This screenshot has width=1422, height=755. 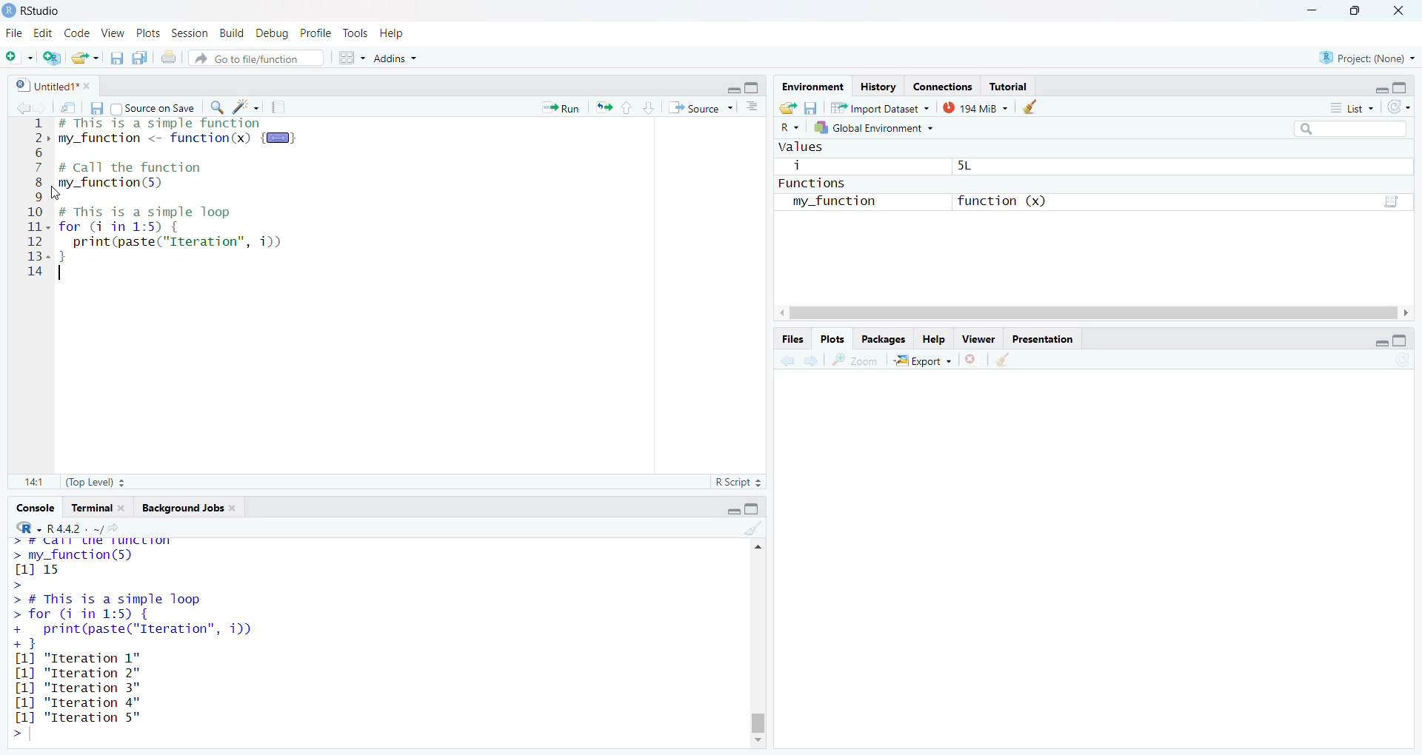 What do you see at coordinates (1406, 109) in the screenshot?
I see `refresh the list of objects in the environment` at bounding box center [1406, 109].